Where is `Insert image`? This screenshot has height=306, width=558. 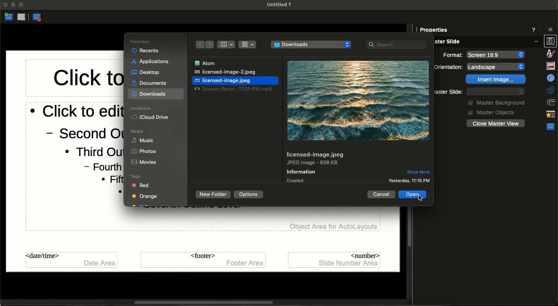
Insert image is located at coordinates (496, 79).